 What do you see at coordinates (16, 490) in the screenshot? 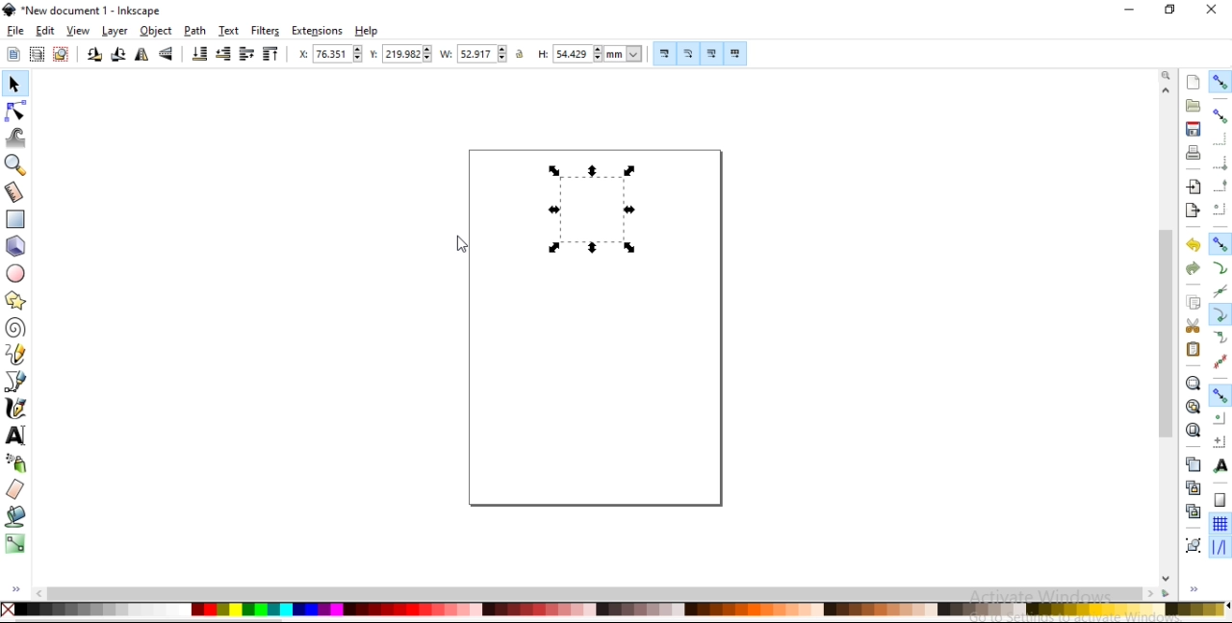
I see `erase existing paths` at bounding box center [16, 490].